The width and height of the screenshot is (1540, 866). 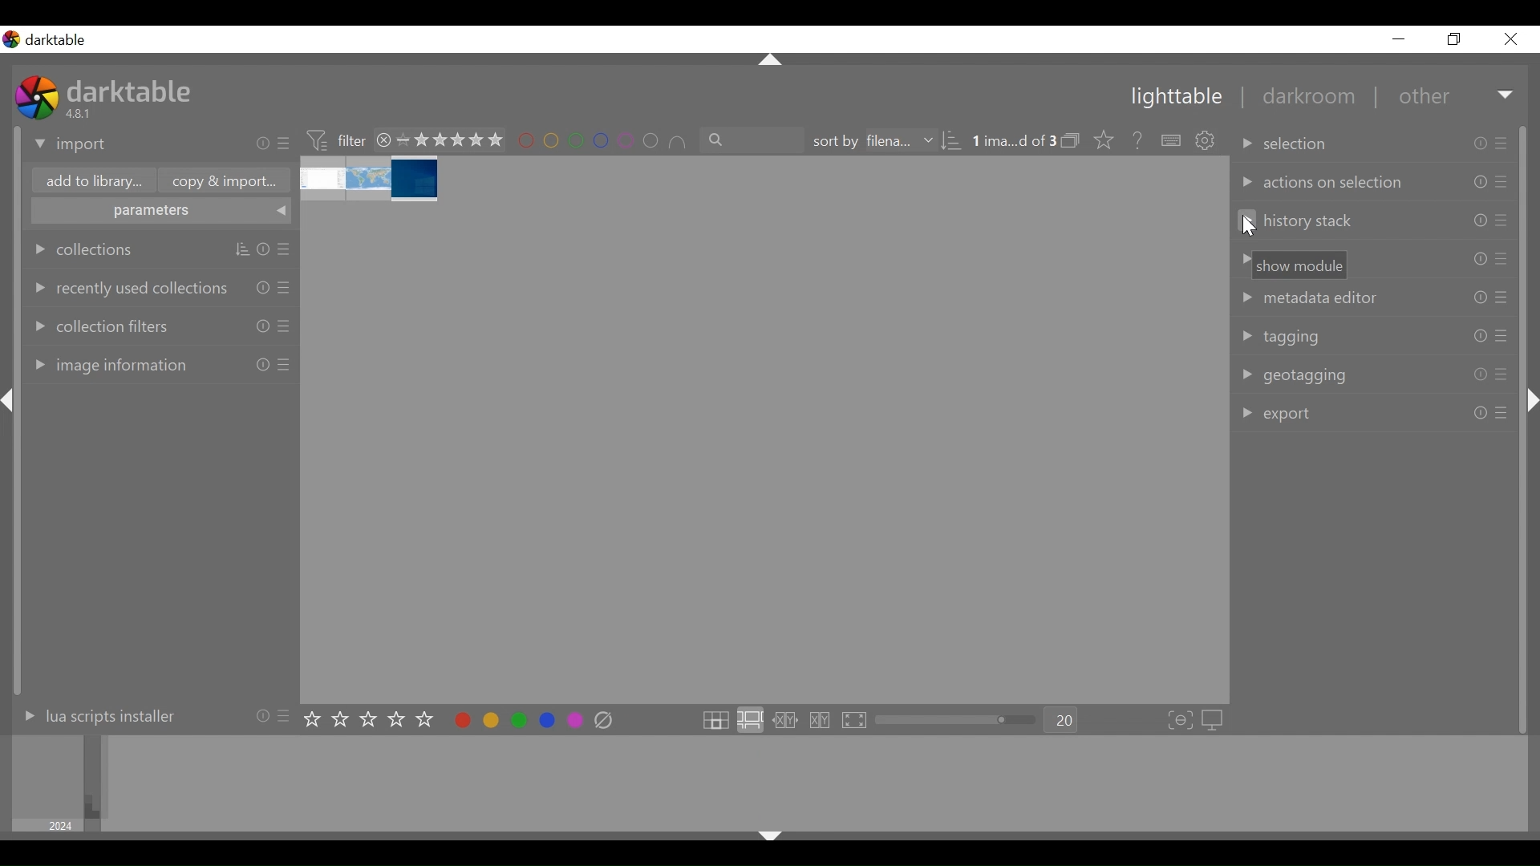 I want to click on copy & import, so click(x=220, y=181).